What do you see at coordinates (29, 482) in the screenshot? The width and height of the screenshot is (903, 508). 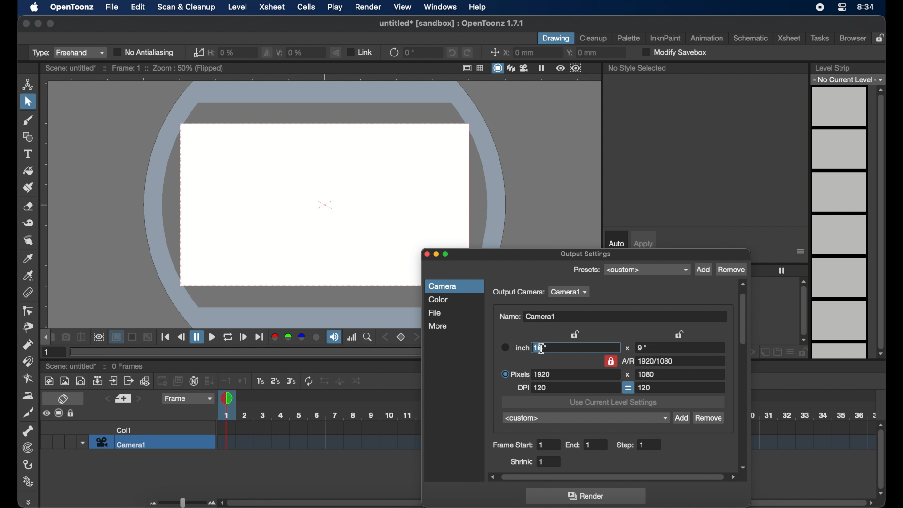 I see `plastic tool` at bounding box center [29, 482].